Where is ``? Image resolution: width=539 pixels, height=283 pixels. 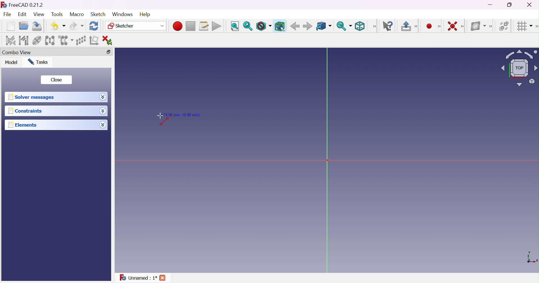
 is located at coordinates (406, 26).